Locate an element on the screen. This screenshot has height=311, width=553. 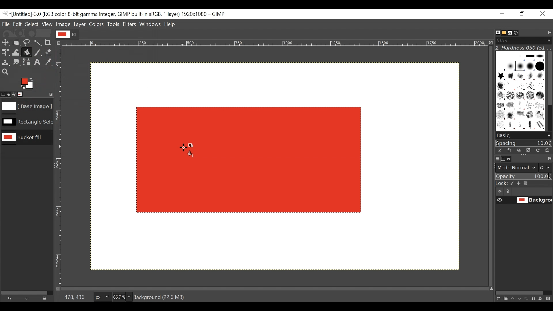
Crop tool is located at coordinates (50, 42).